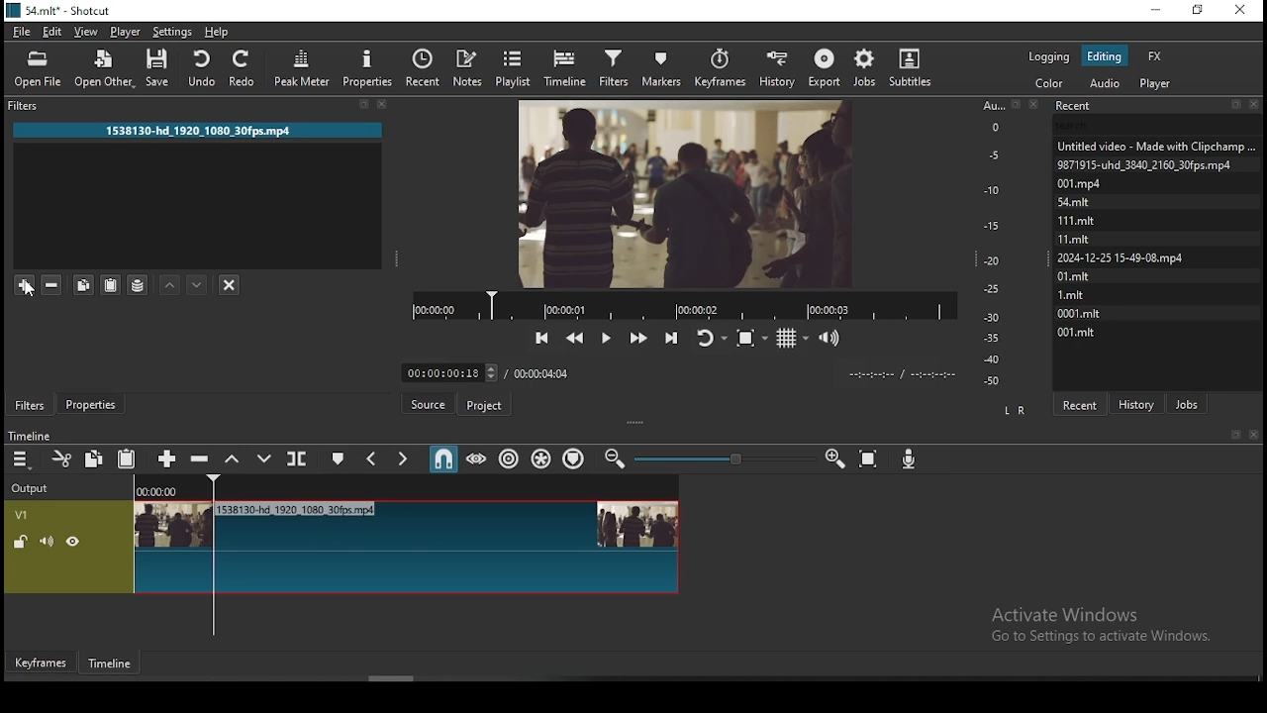 The width and height of the screenshot is (1267, 713). Describe the element at coordinates (297, 458) in the screenshot. I see `split at playhead` at that location.